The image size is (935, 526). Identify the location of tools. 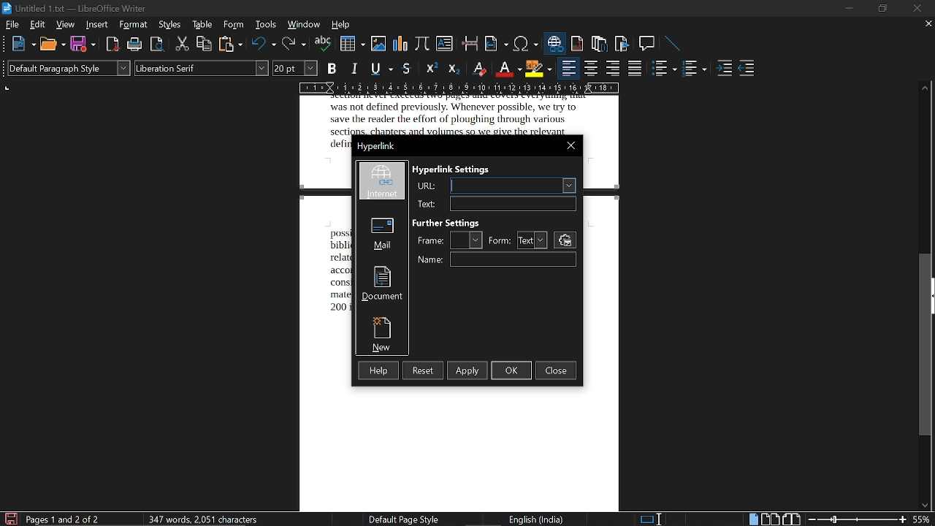
(267, 25).